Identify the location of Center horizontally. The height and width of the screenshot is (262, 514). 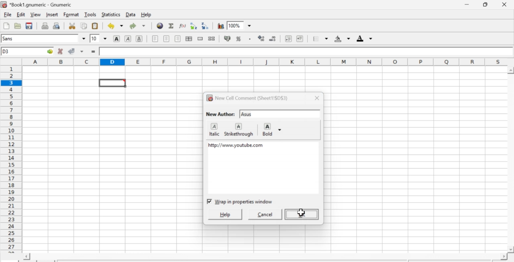
(166, 38).